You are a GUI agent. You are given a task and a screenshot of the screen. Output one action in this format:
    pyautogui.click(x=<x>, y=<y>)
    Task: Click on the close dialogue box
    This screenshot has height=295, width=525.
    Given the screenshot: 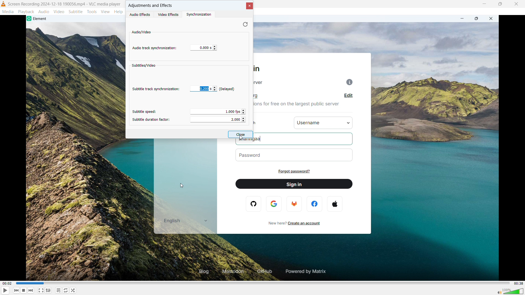 What is the action you would take?
    pyautogui.click(x=250, y=5)
    